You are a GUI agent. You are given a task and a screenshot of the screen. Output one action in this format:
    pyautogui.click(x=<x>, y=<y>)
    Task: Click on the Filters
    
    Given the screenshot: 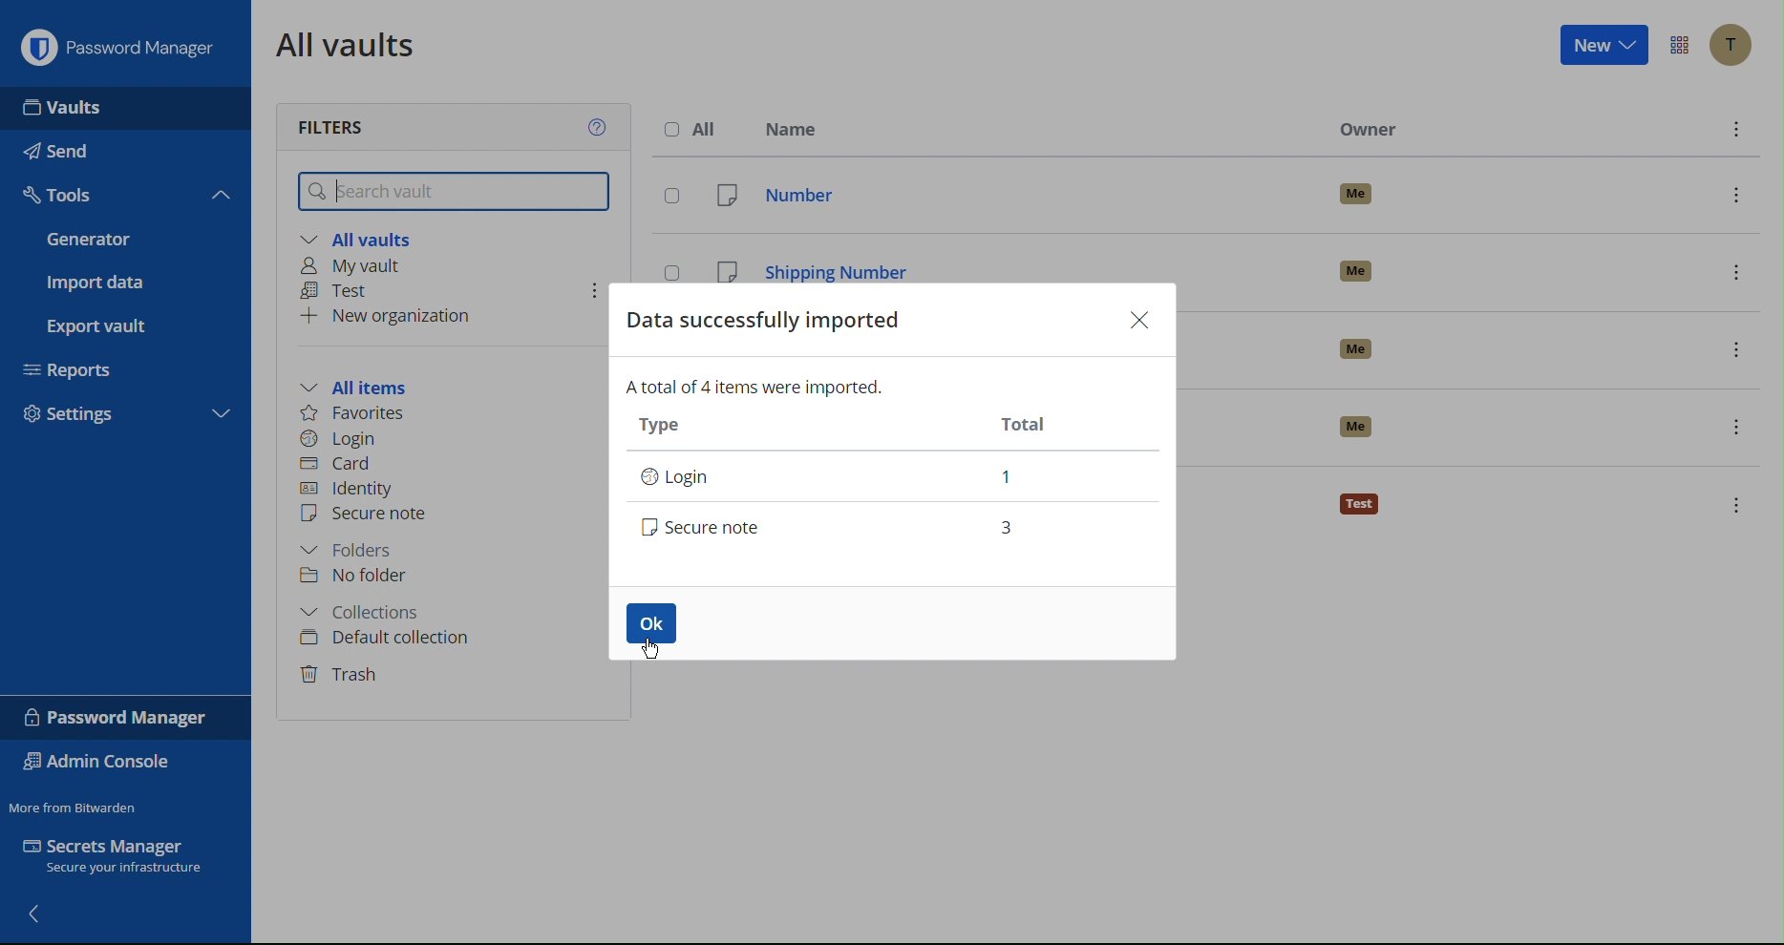 What is the action you would take?
    pyautogui.click(x=329, y=121)
    